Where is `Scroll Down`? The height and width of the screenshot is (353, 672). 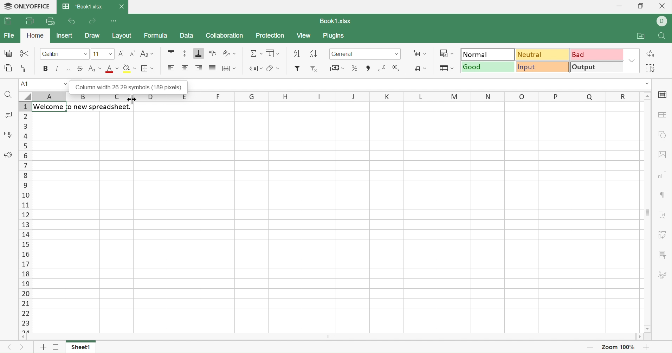
Scroll Down is located at coordinates (648, 328).